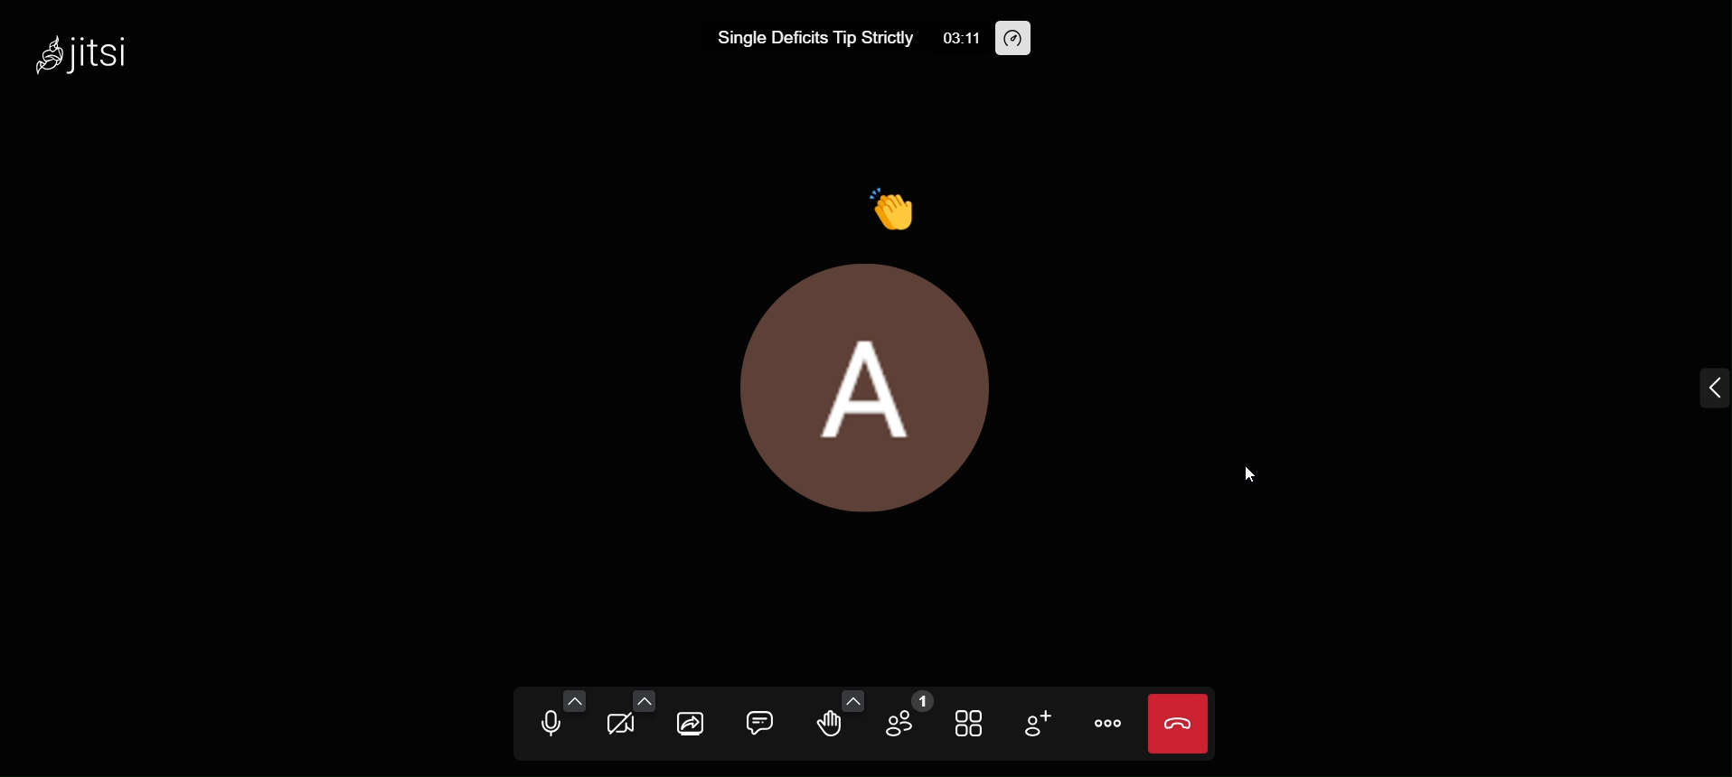 Image resolution: width=1732 pixels, height=777 pixels. Describe the element at coordinates (848, 698) in the screenshot. I see `more emoji` at that location.